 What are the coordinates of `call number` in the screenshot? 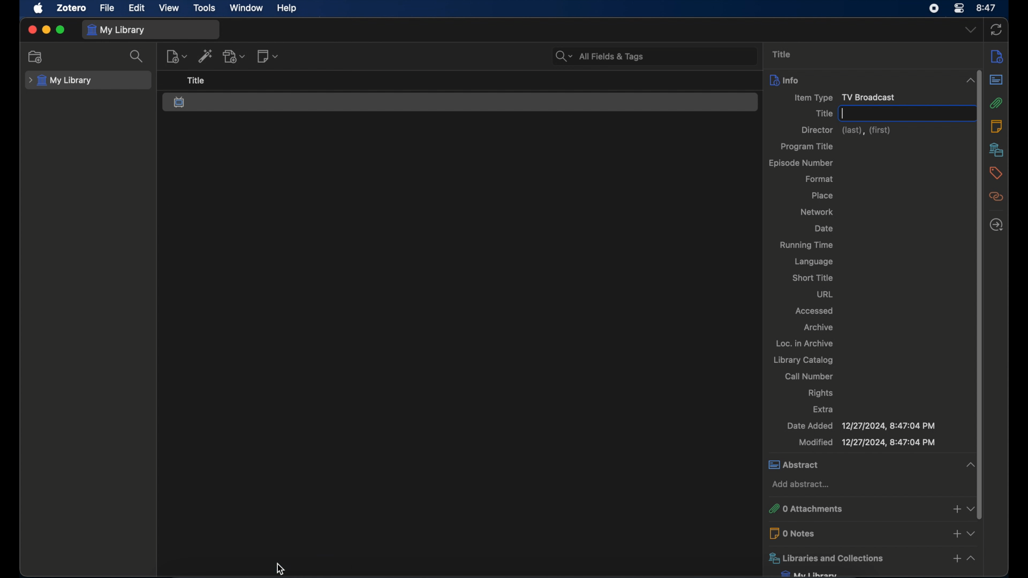 It's located at (808, 377).